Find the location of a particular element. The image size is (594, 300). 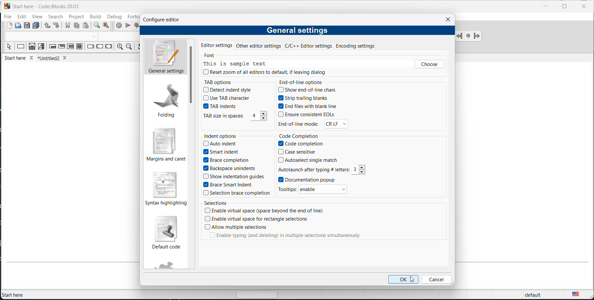

end of line options is located at coordinates (304, 81).